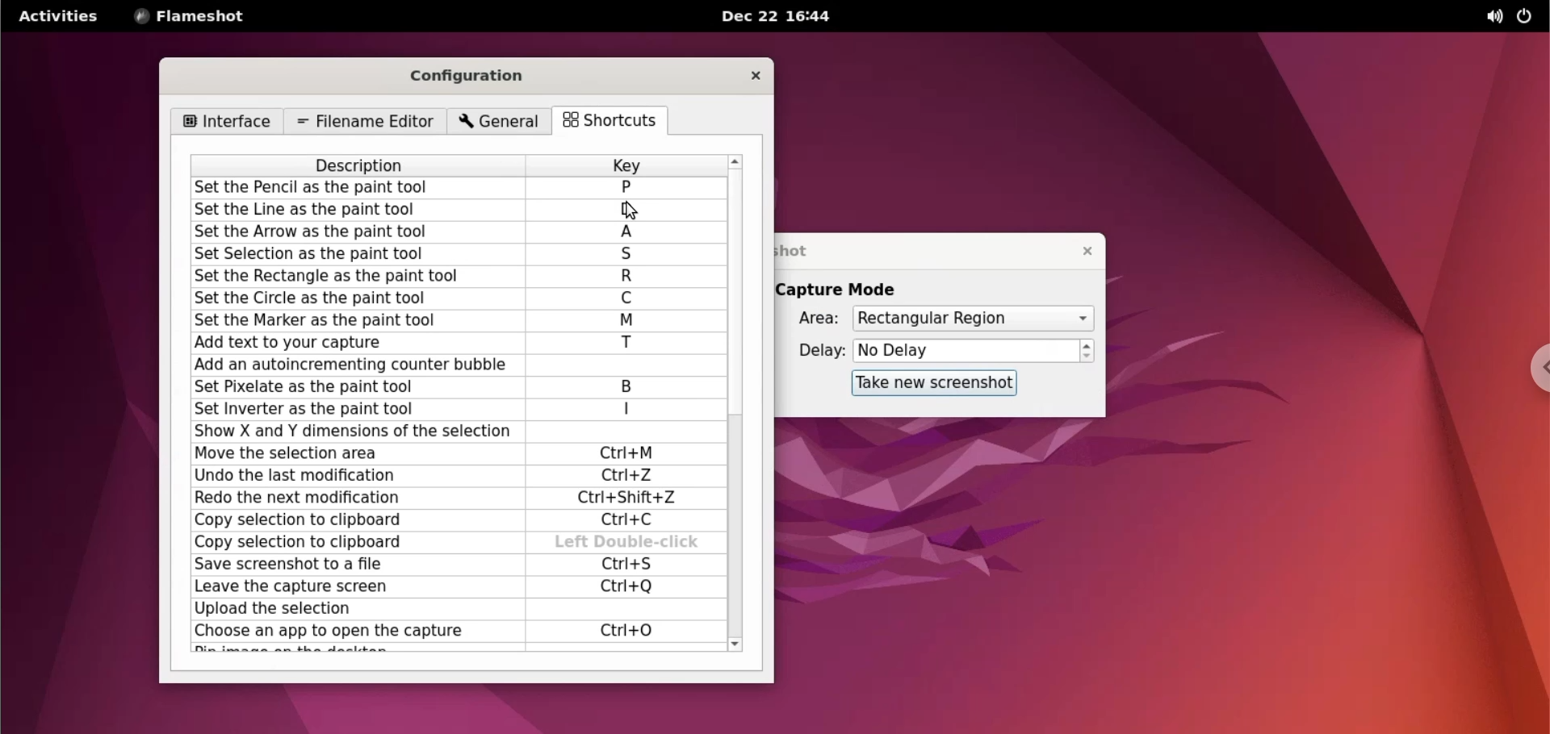  I want to click on description , so click(362, 165).